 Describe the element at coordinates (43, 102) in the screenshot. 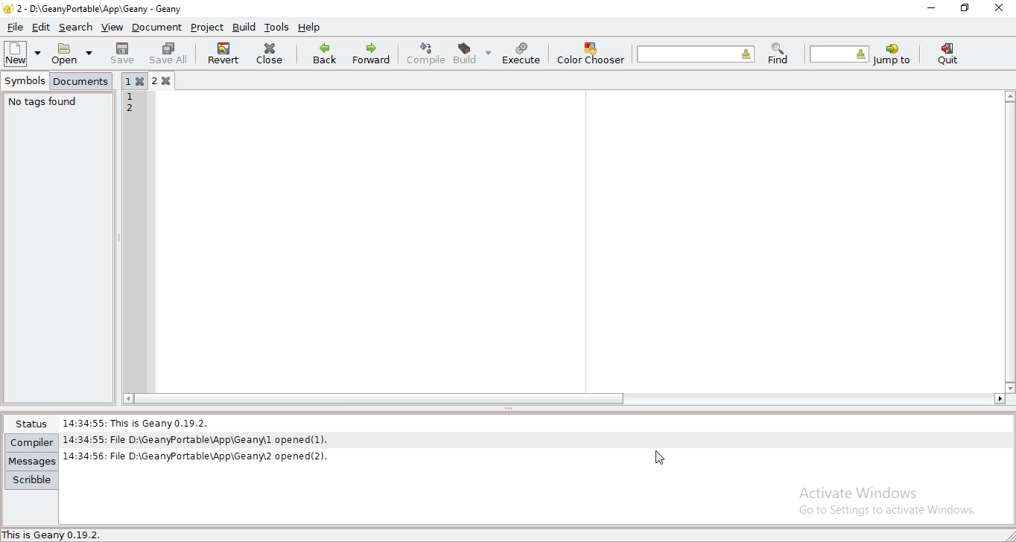

I see `no tags found` at that location.